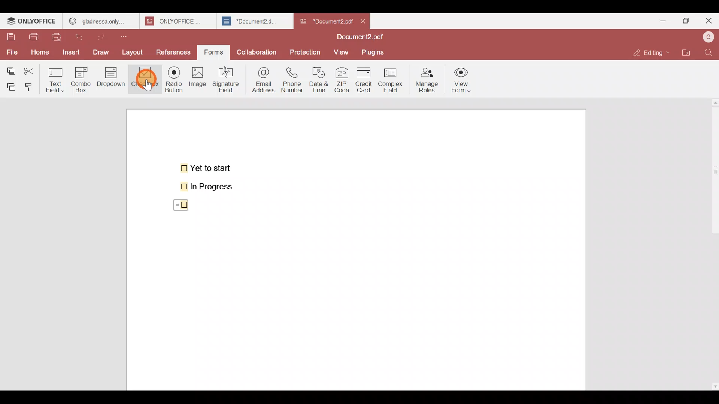 This screenshot has width=719, height=404. Describe the element at coordinates (660, 19) in the screenshot. I see `Minimize` at that location.